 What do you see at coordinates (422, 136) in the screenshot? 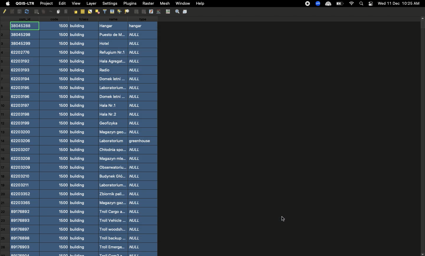
I see `Scroll` at bounding box center [422, 136].